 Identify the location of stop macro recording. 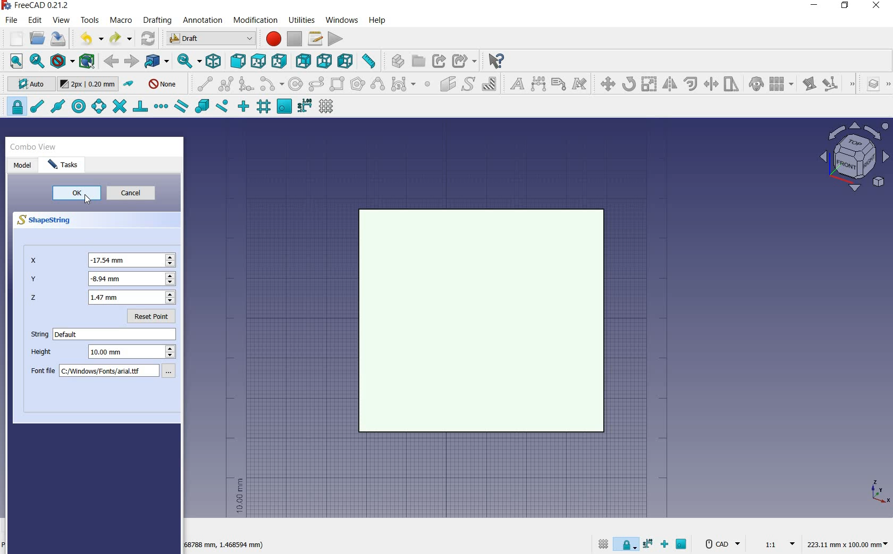
(295, 39).